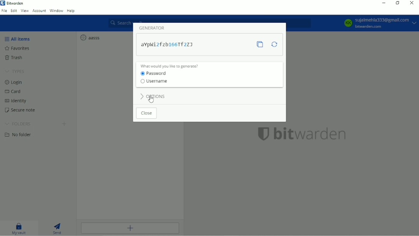 This screenshot has width=419, height=236. I want to click on Minimize, so click(384, 3).